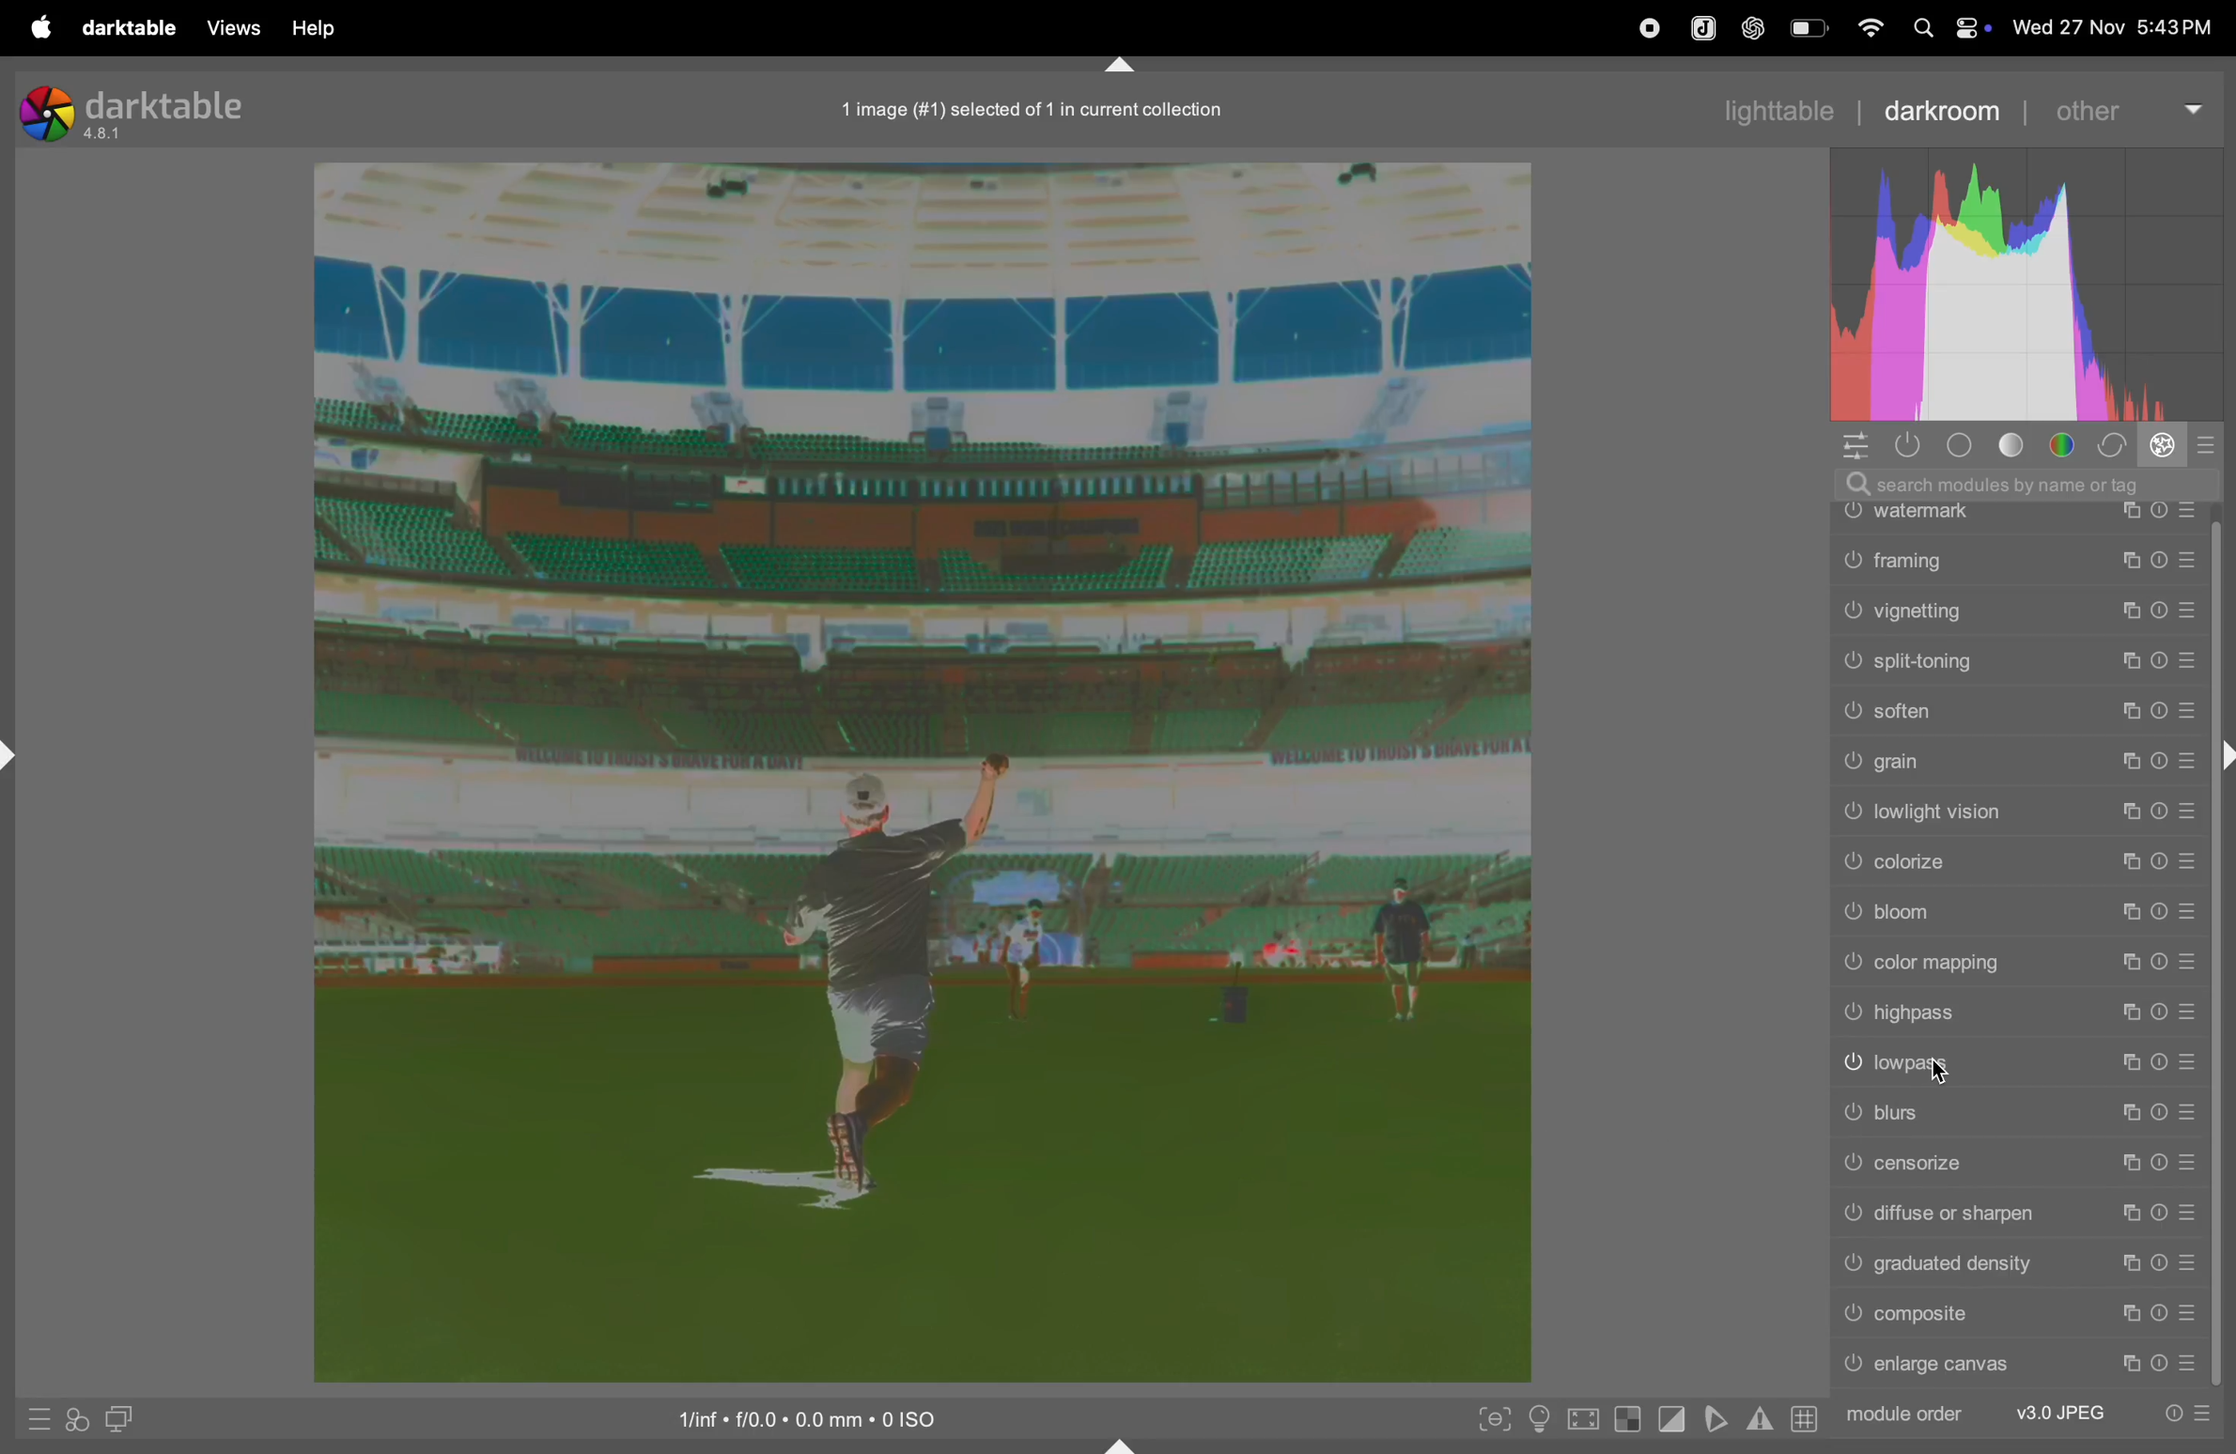  I want to click on record, so click(1644, 28).